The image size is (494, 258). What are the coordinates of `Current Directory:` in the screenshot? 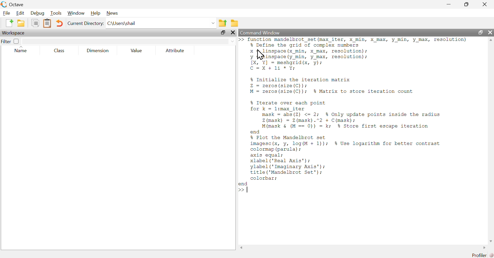 It's located at (85, 24).